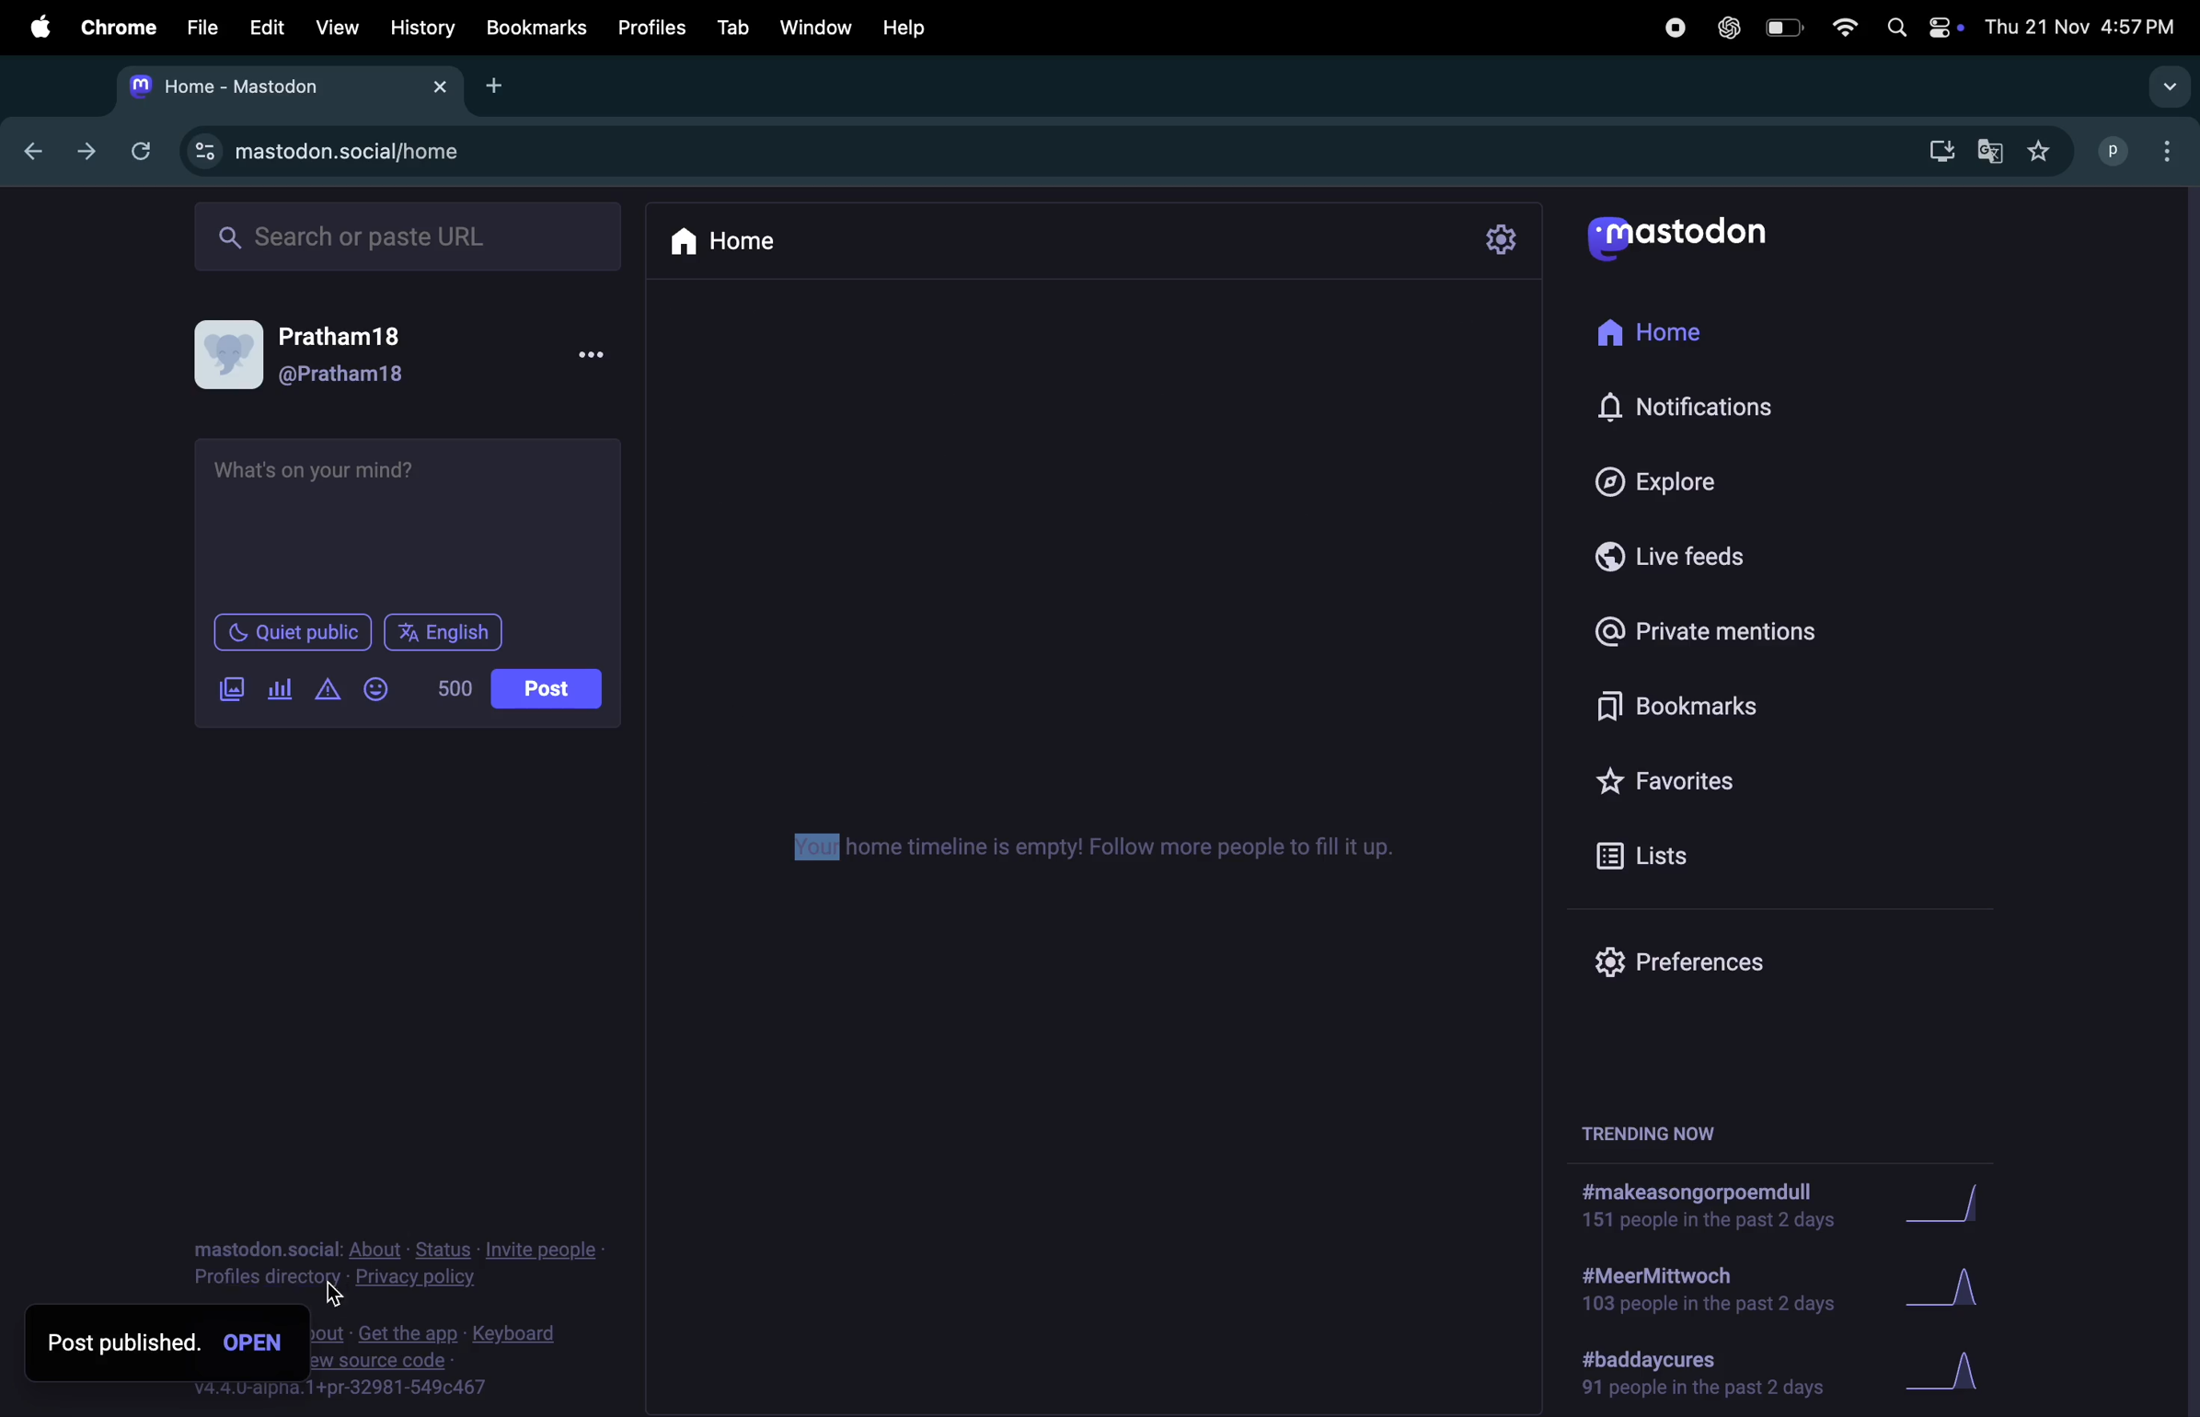  What do you see at coordinates (410, 236) in the screenshot?
I see `searchbar` at bounding box center [410, 236].